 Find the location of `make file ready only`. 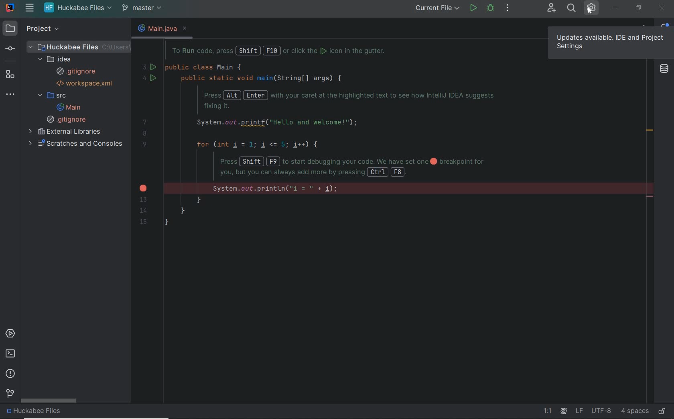

make file ready only is located at coordinates (662, 411).